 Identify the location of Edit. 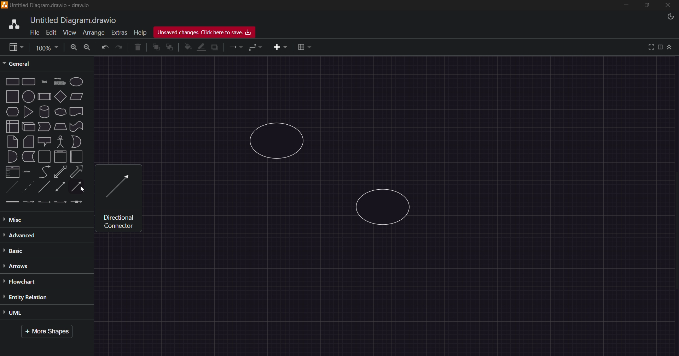
(50, 32).